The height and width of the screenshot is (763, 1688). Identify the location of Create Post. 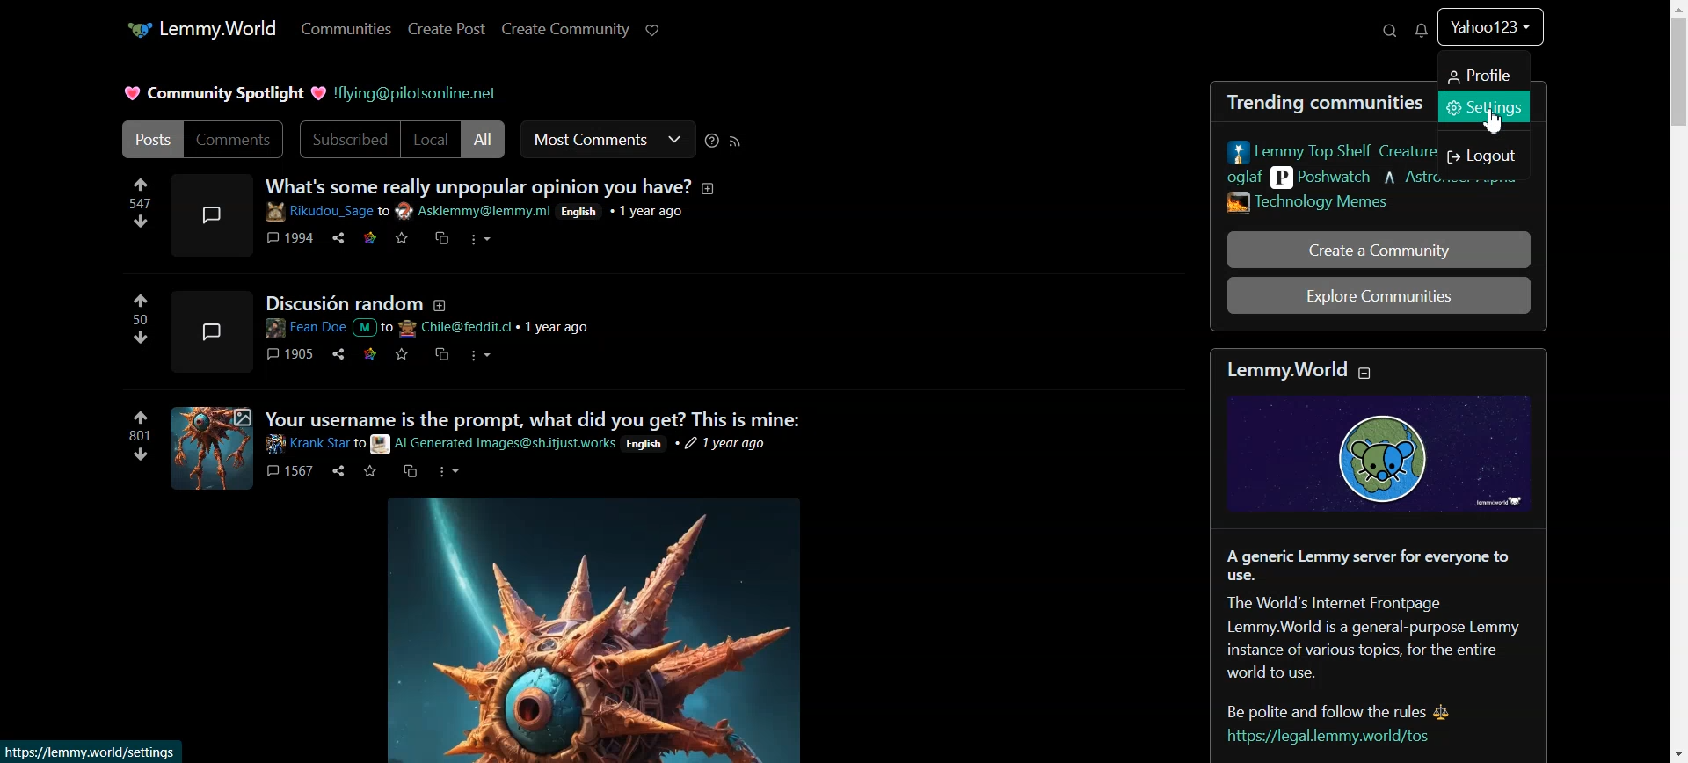
(447, 29).